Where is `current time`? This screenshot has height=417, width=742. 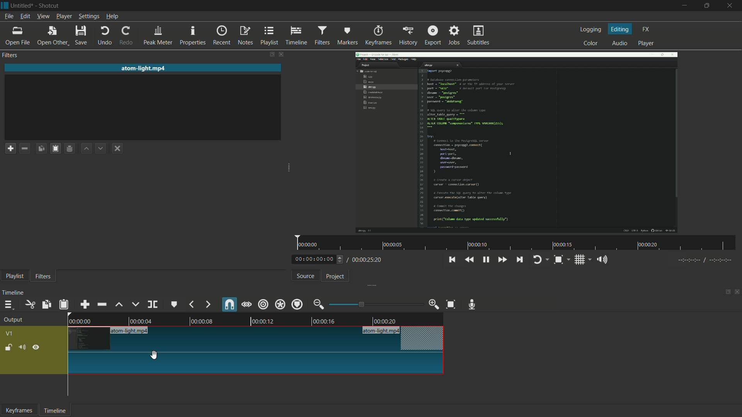
current time is located at coordinates (314, 259).